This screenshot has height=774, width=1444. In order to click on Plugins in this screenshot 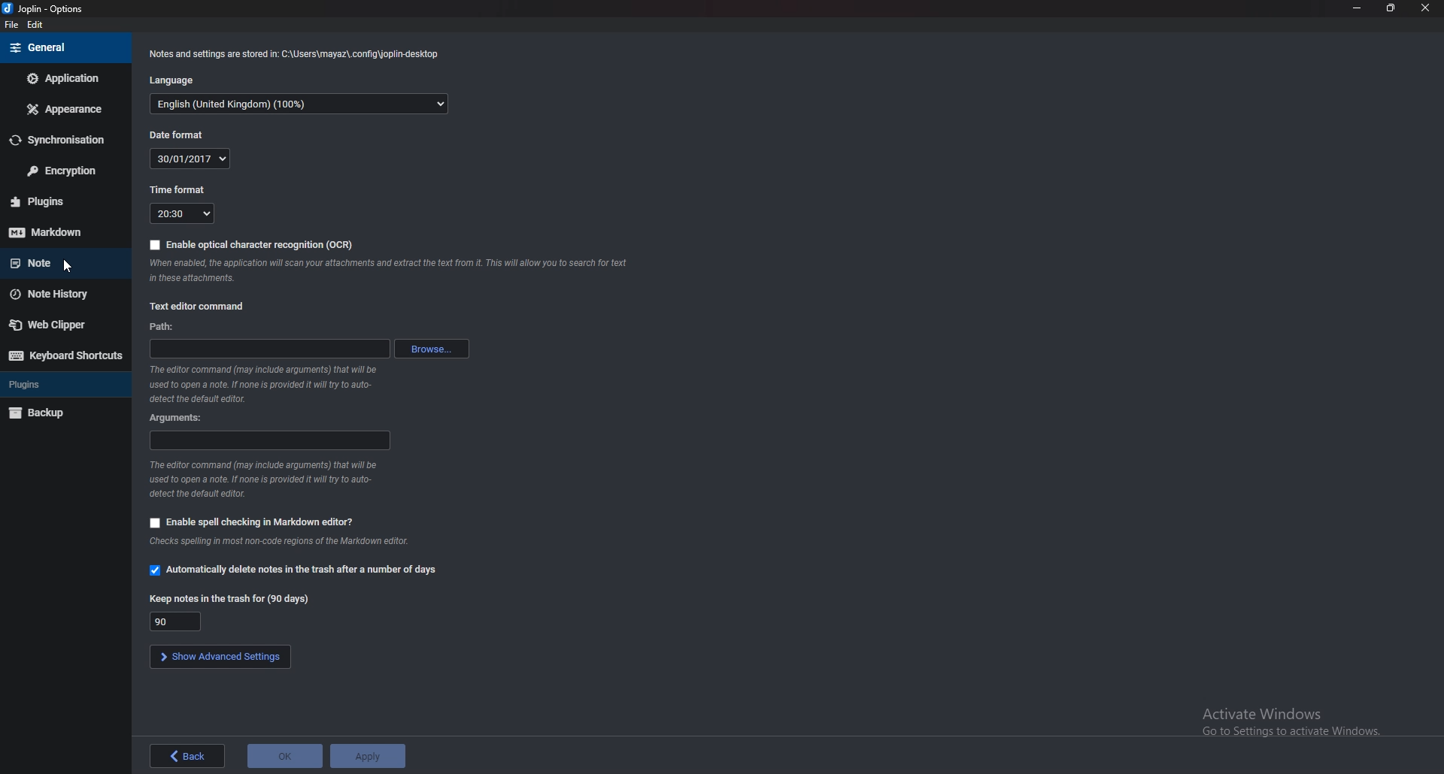, I will do `click(55, 384)`.